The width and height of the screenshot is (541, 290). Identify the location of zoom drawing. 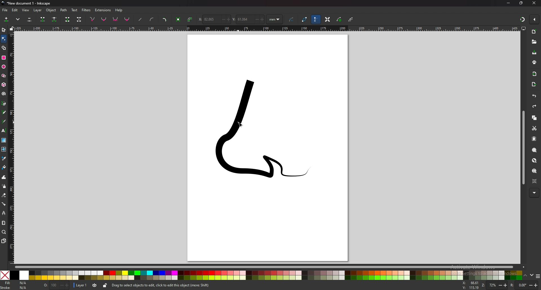
(534, 161).